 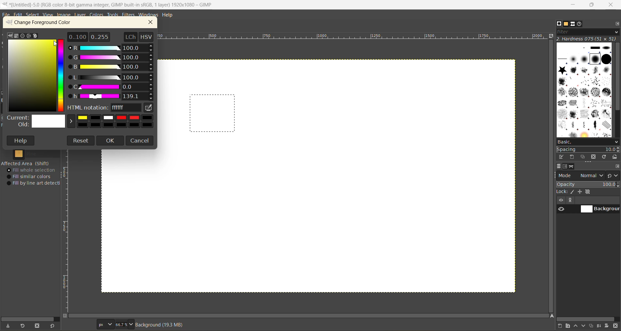 What do you see at coordinates (604, 157) in the screenshot?
I see `refresh brushes` at bounding box center [604, 157].